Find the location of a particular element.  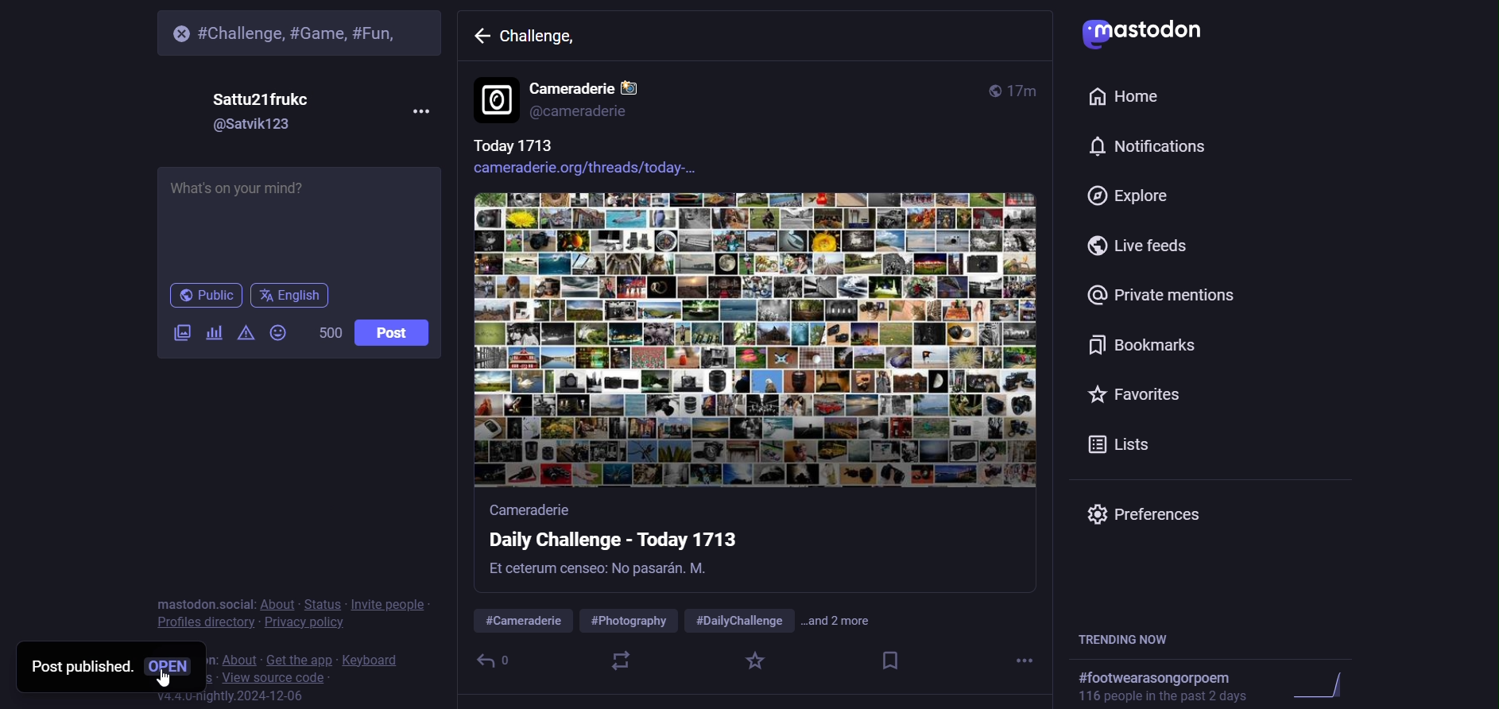

about is located at coordinates (237, 656).